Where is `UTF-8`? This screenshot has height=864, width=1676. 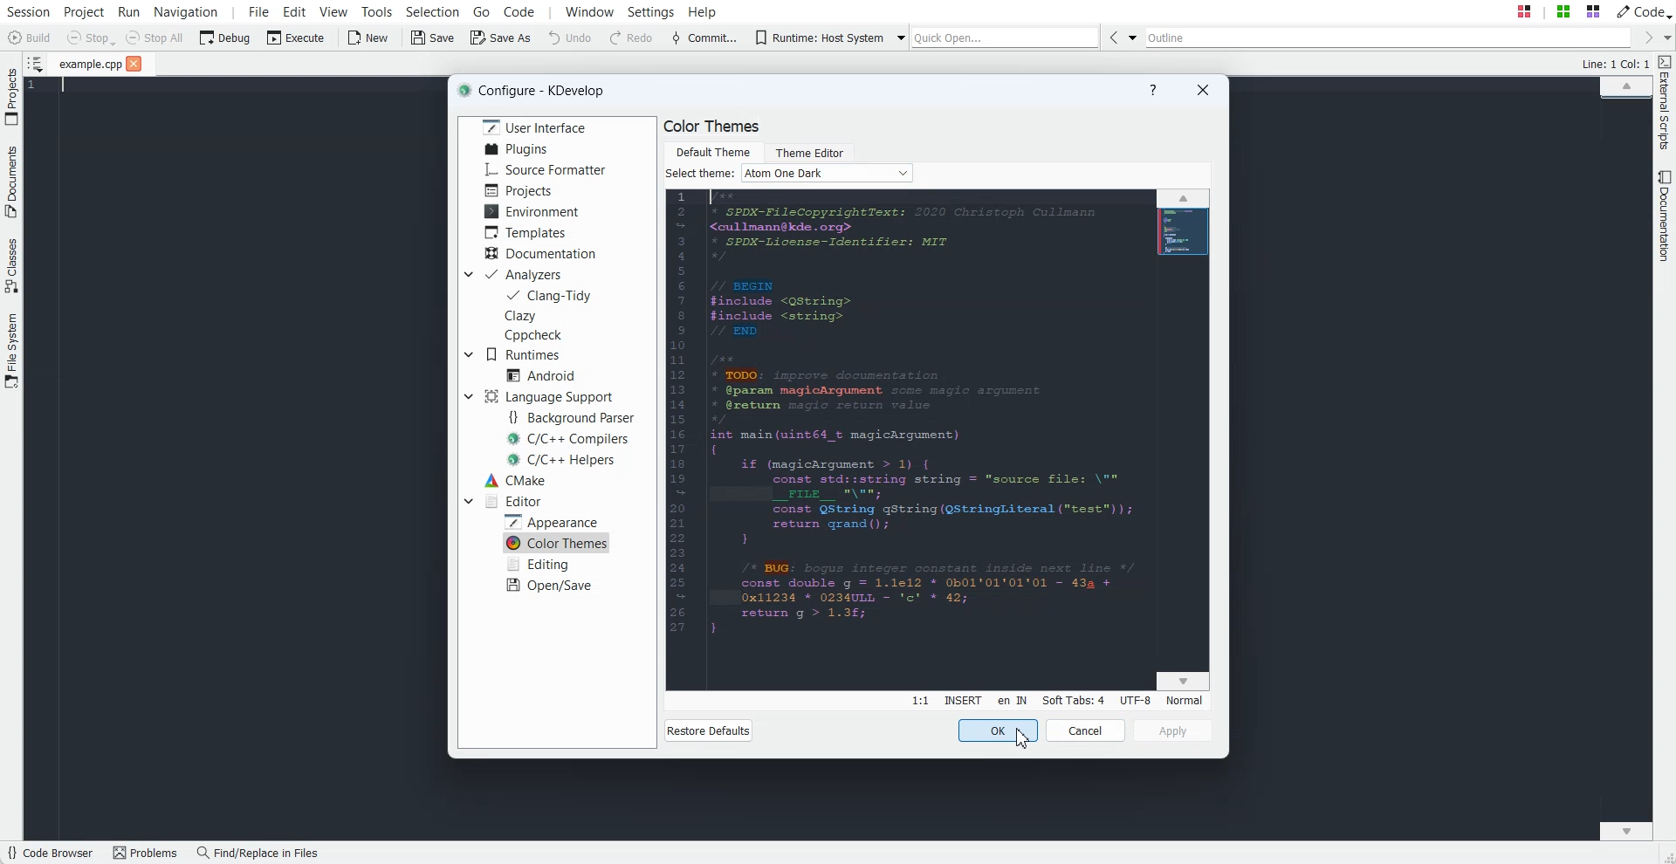 UTF-8 is located at coordinates (1135, 700).